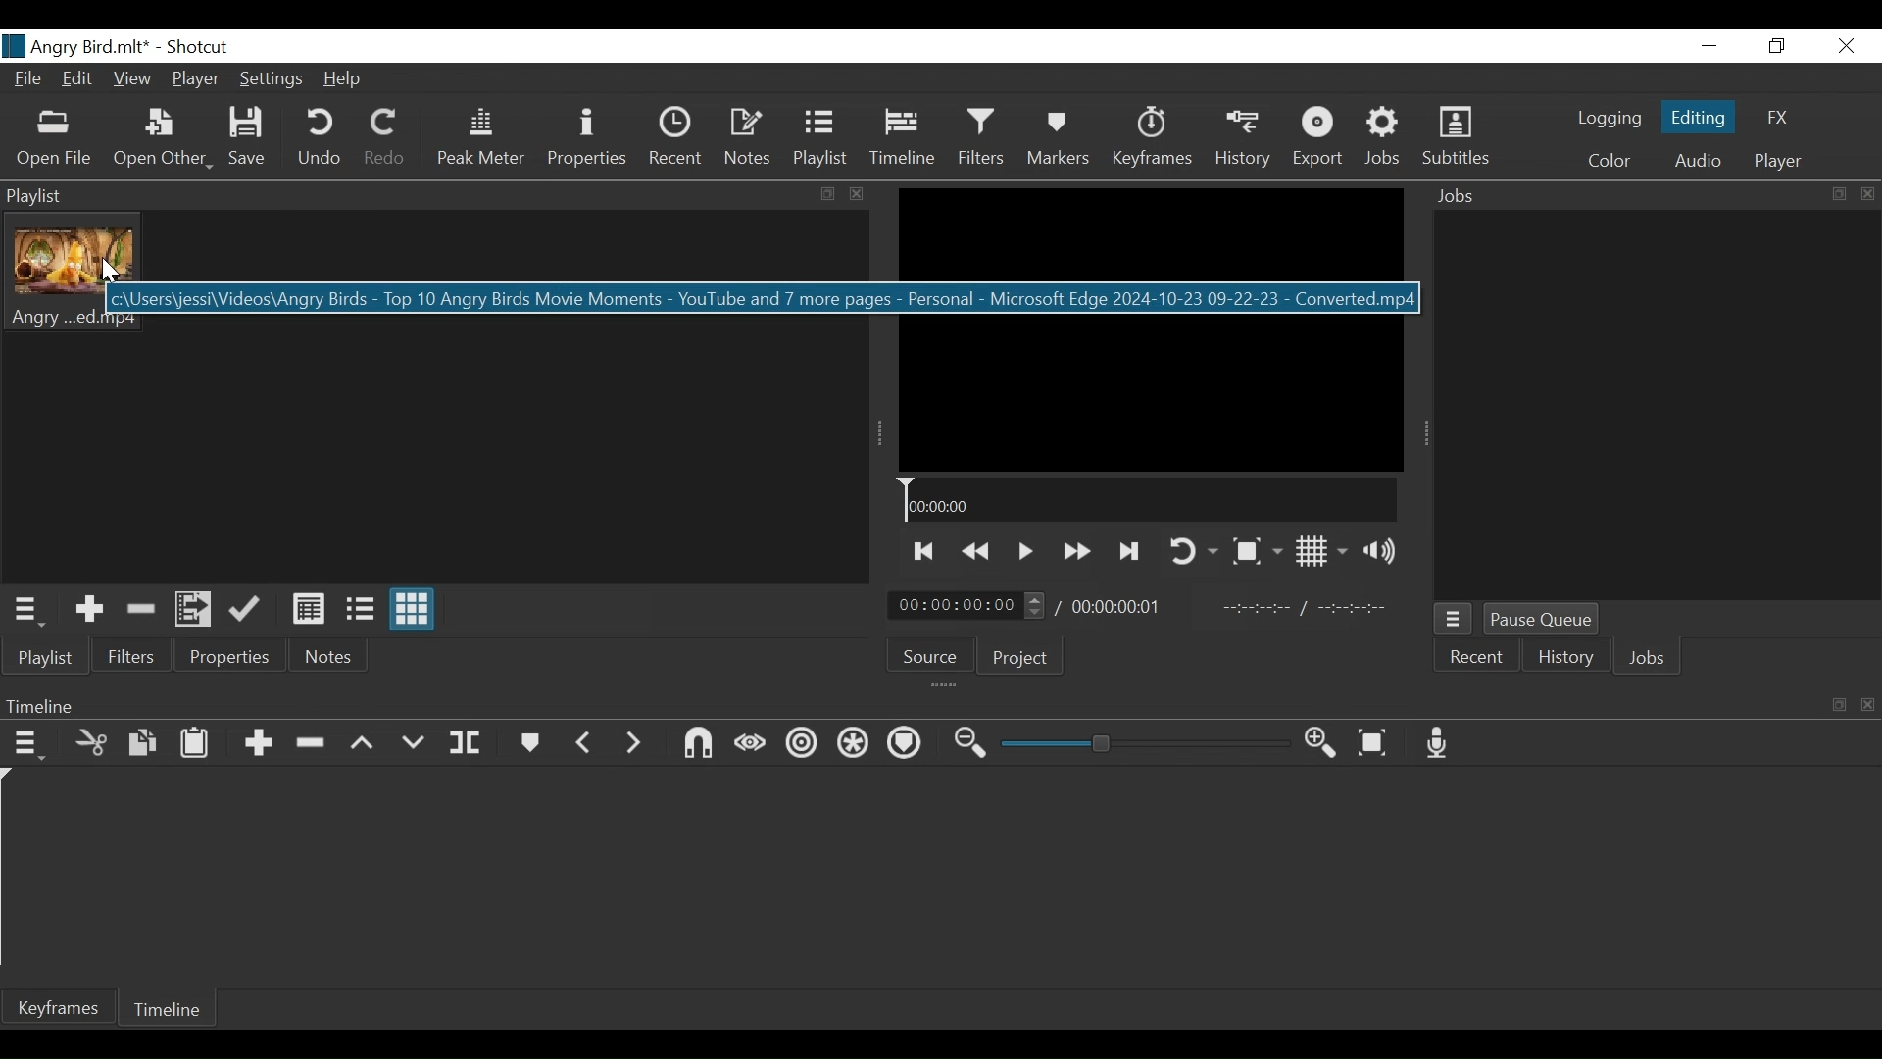 This screenshot has width=1882, height=1059. Describe the element at coordinates (751, 744) in the screenshot. I see `Scrub while dragging` at that location.